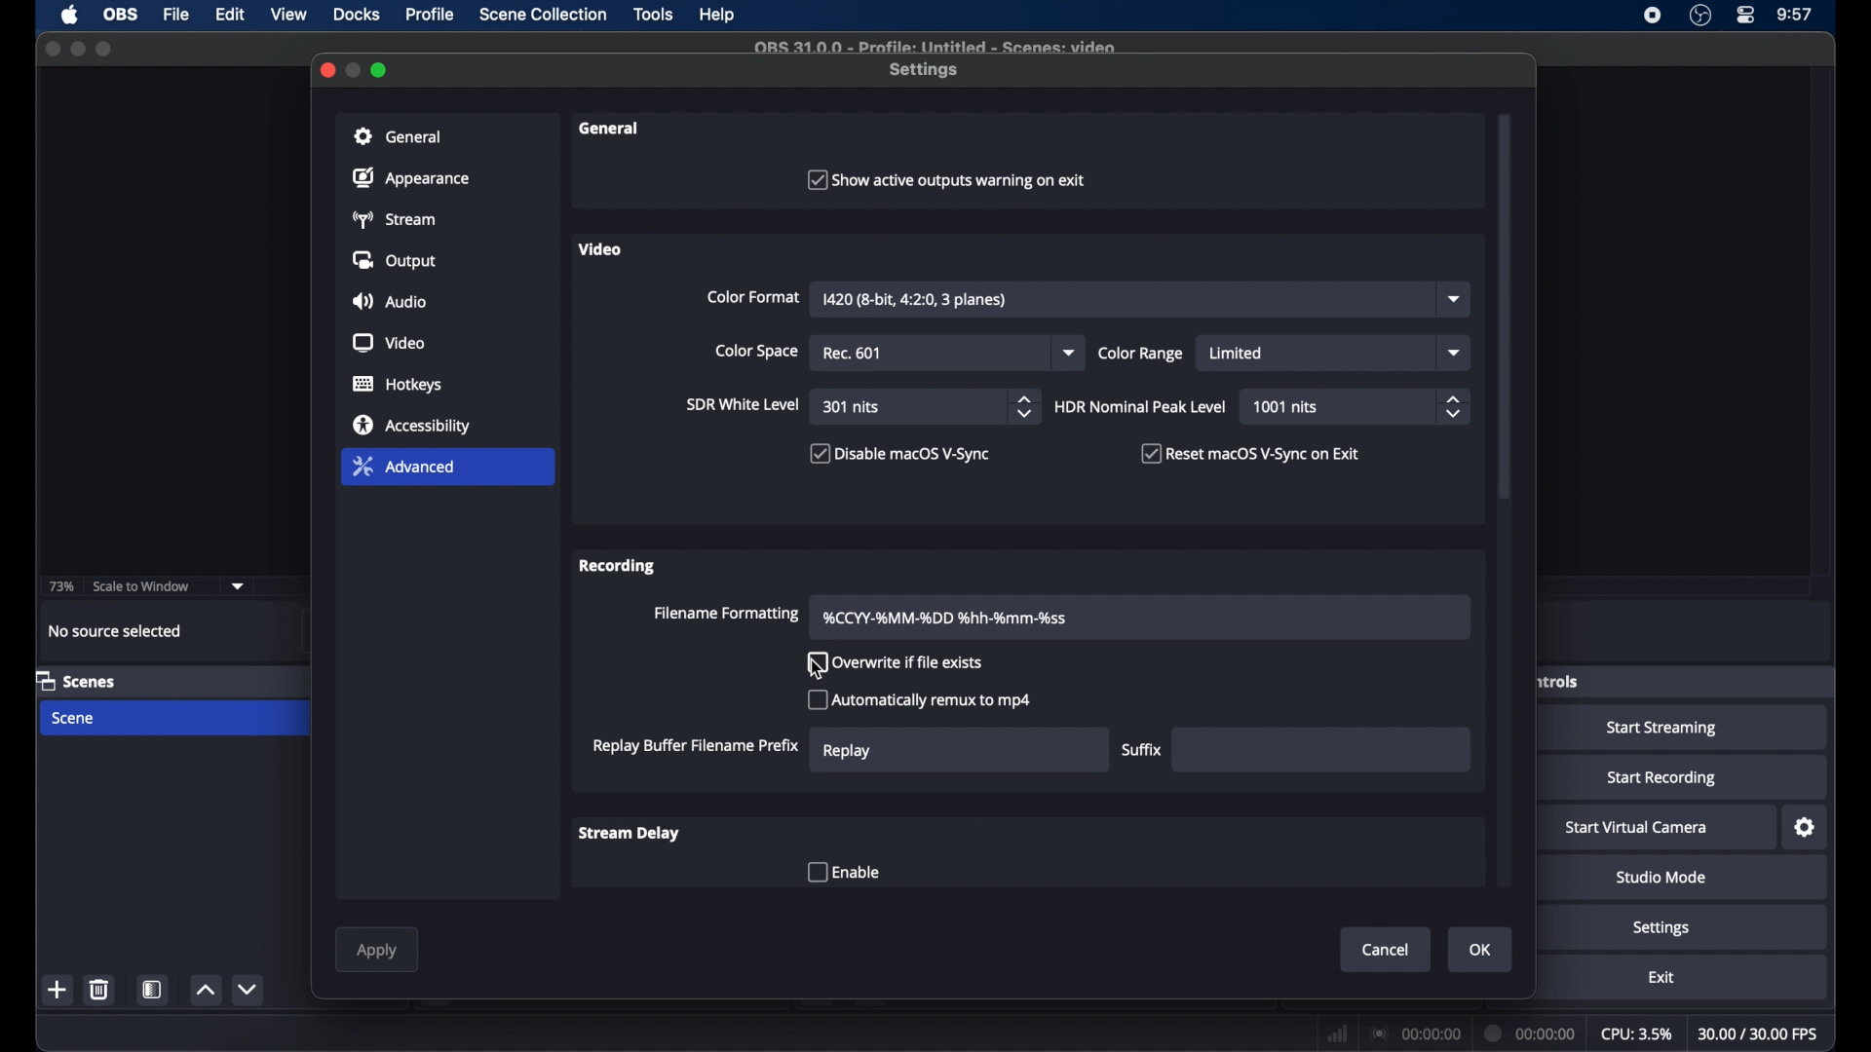 This screenshot has height=1052, width=1871. What do you see at coordinates (140, 586) in the screenshot?
I see `scale to window` at bounding box center [140, 586].